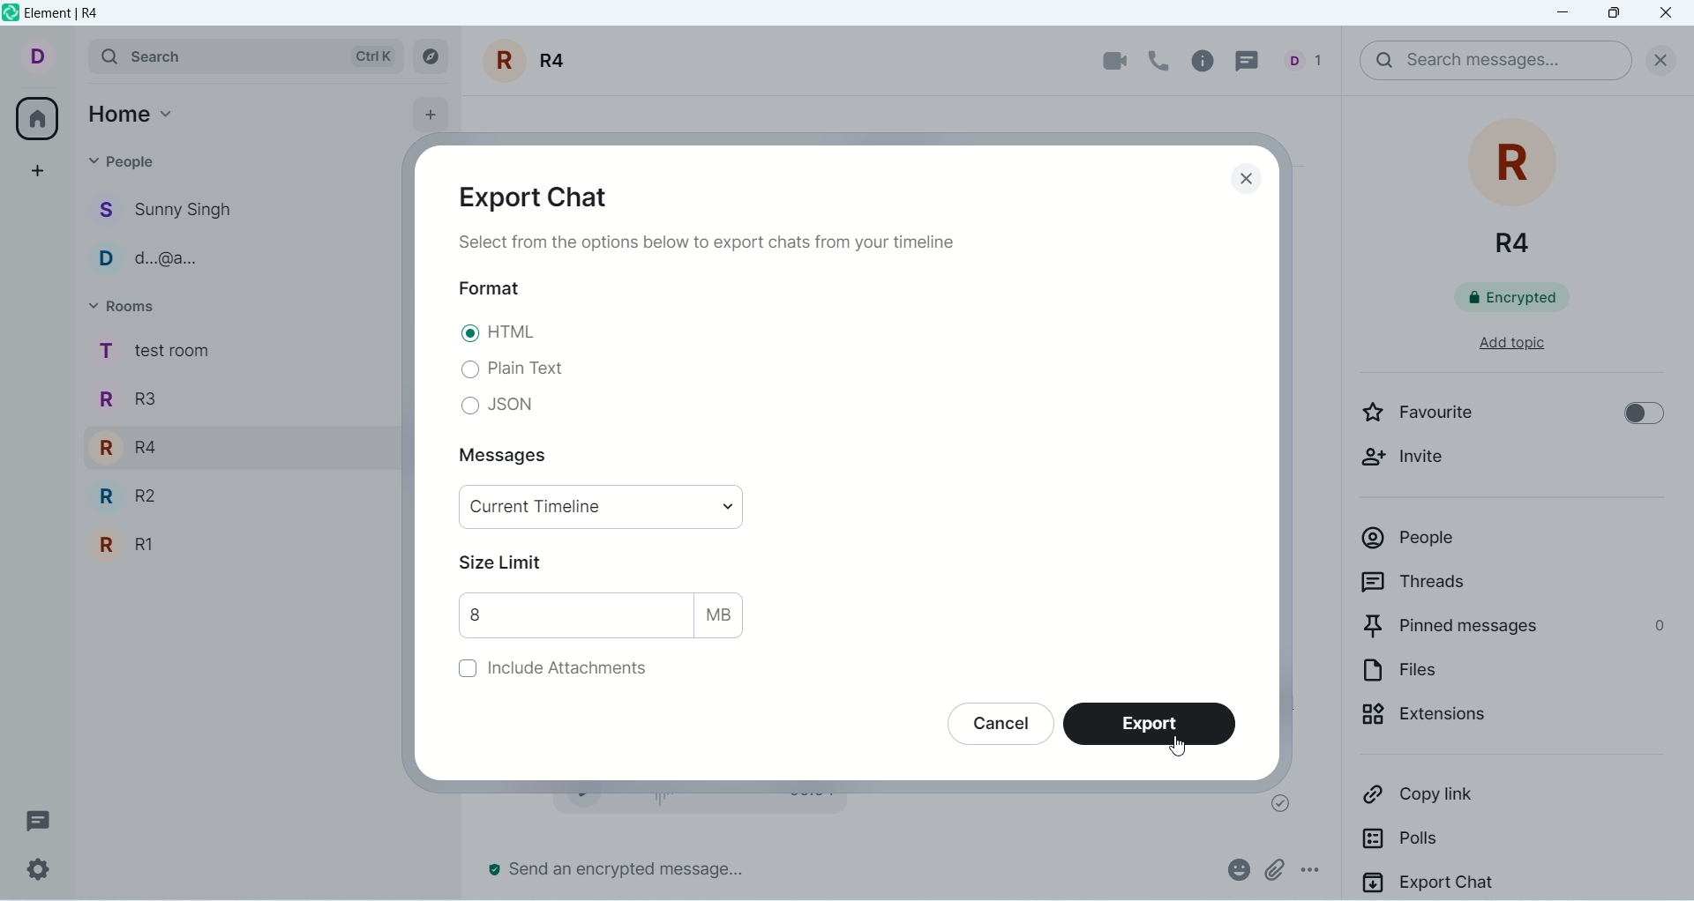  I want to click on all rooms, so click(35, 122).